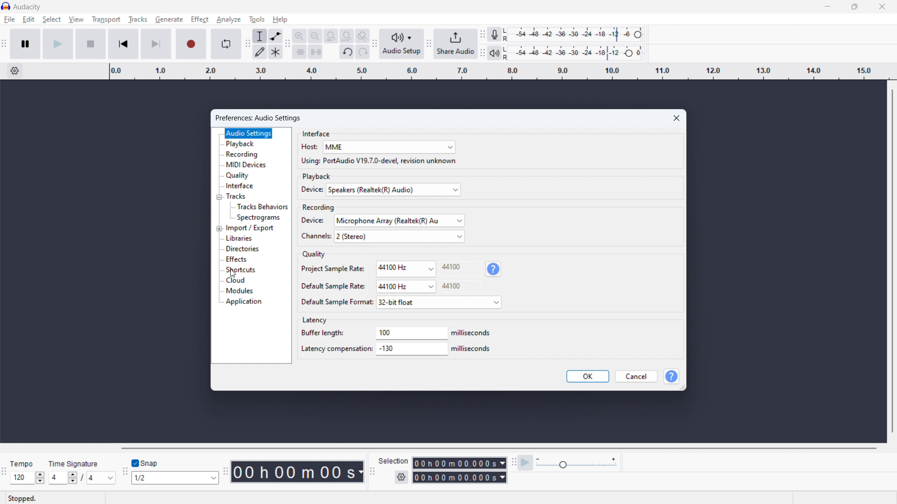 The width and height of the screenshot is (897, 504). Describe the element at coordinates (482, 53) in the screenshot. I see `Enables movement of playback meter toolbar` at that location.